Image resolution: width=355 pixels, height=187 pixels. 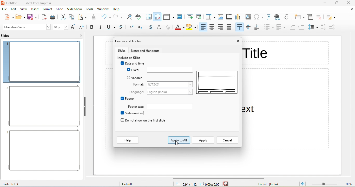 I want to click on text language, so click(x=270, y=184).